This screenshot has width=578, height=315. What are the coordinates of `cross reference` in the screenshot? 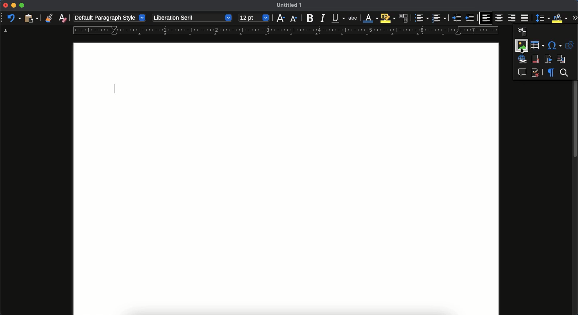 It's located at (562, 59).